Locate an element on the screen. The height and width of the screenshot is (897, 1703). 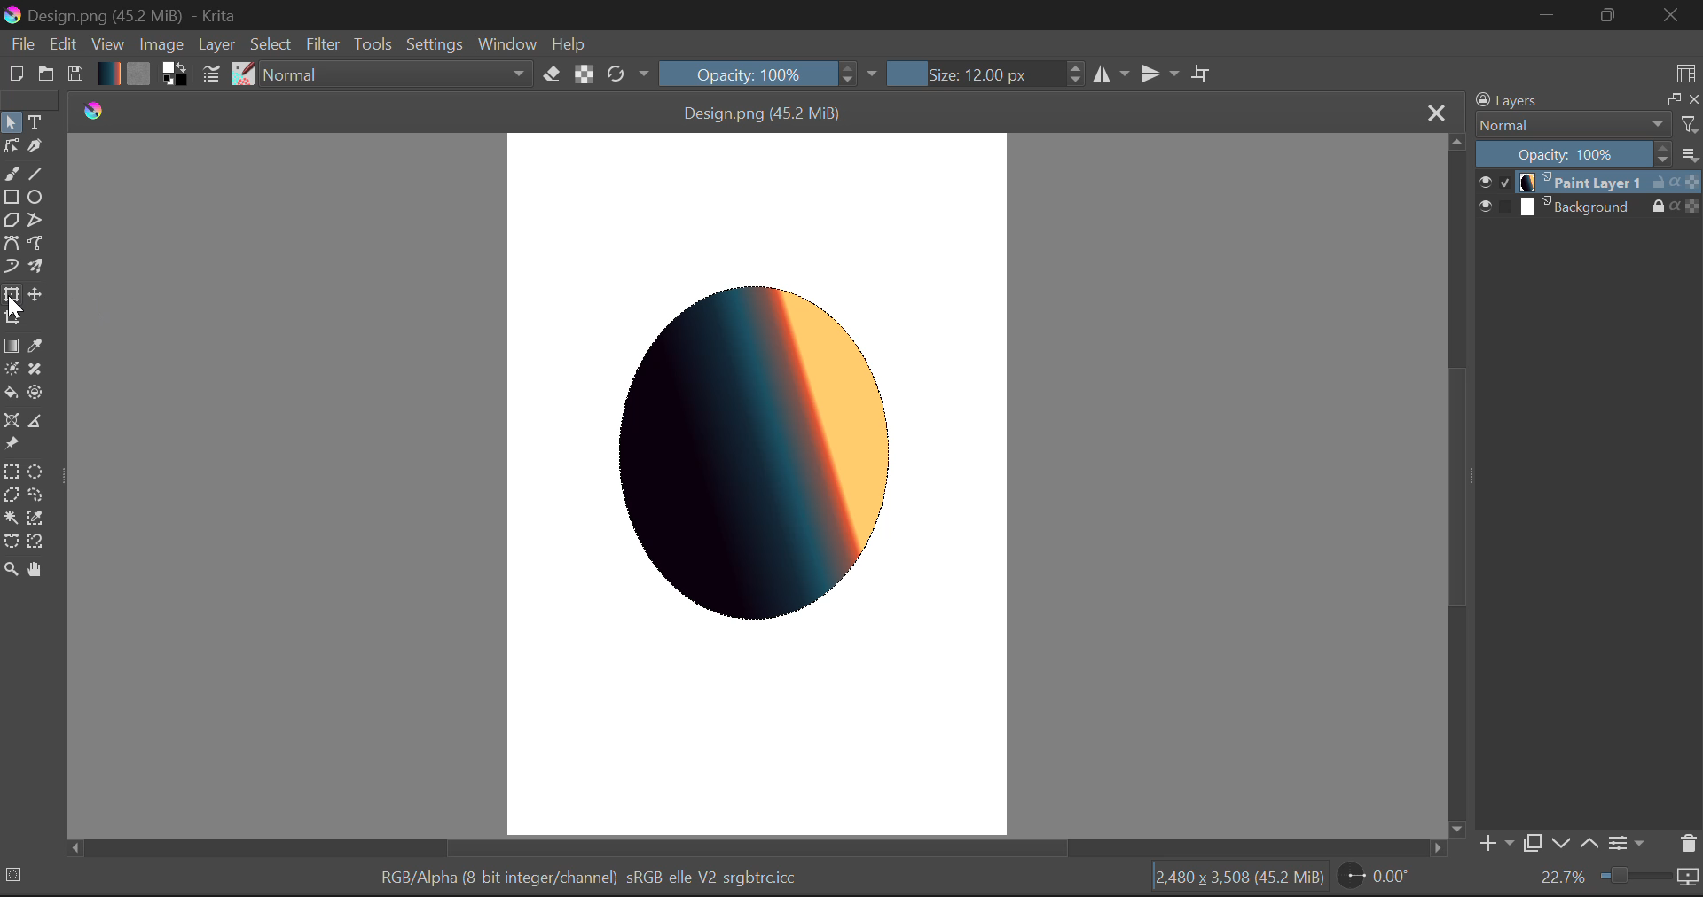
Edit is located at coordinates (62, 44).